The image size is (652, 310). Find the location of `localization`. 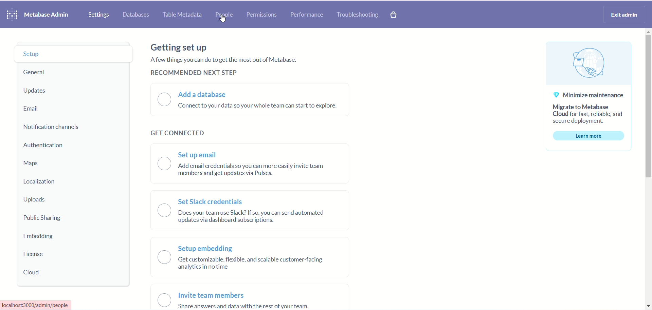

localization is located at coordinates (43, 181).